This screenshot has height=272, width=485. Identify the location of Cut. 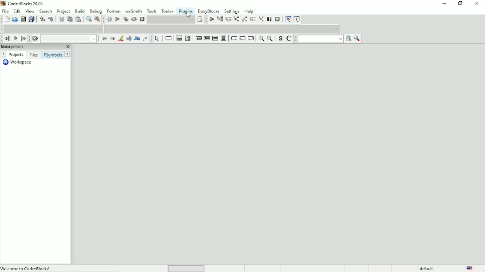
(61, 19).